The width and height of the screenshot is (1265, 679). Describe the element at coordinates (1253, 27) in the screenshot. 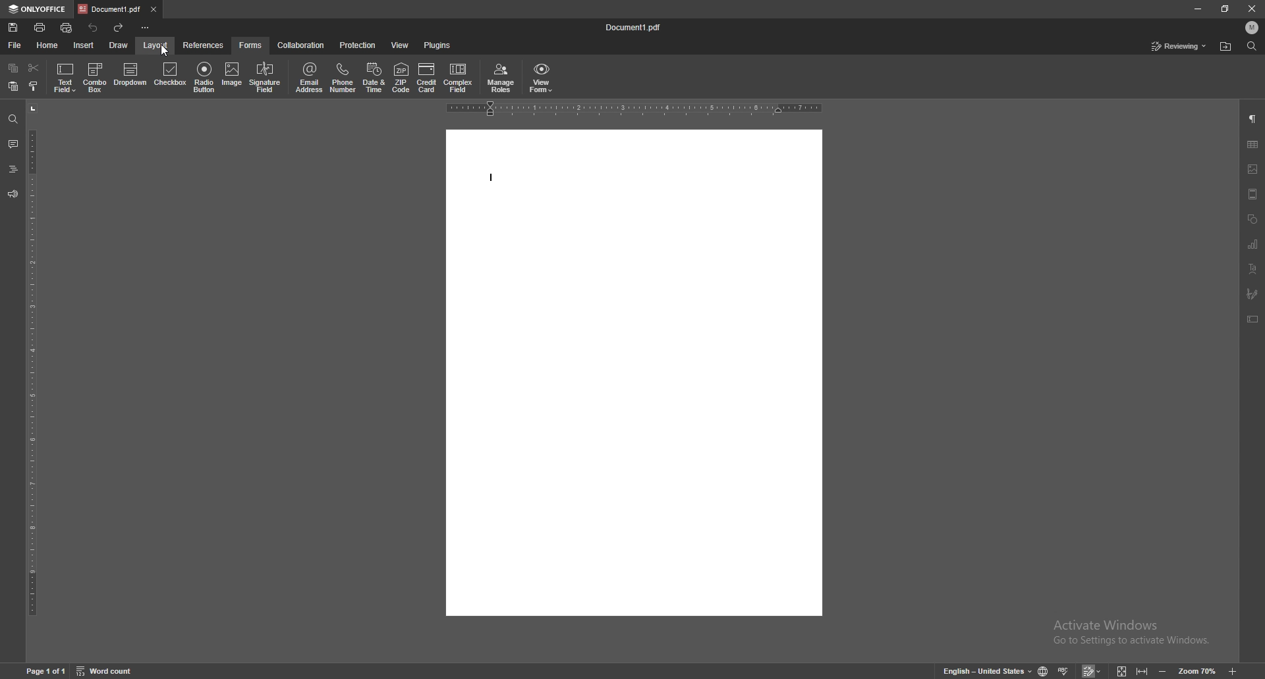

I see `profile` at that location.